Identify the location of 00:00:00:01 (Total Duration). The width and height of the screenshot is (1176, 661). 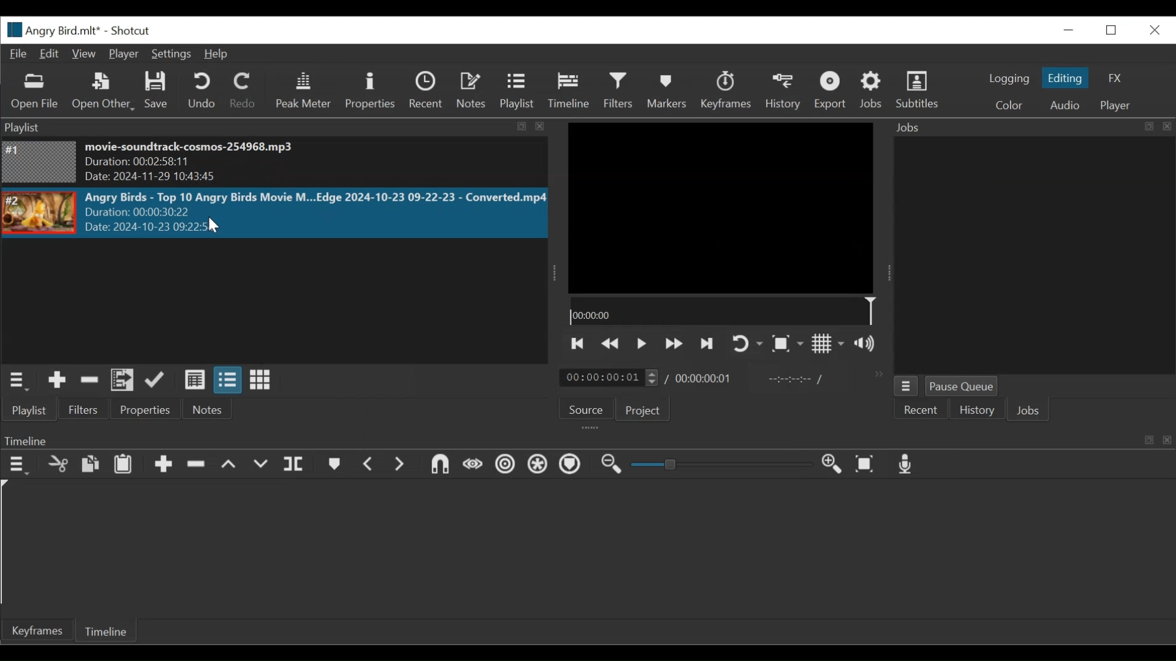
(701, 378).